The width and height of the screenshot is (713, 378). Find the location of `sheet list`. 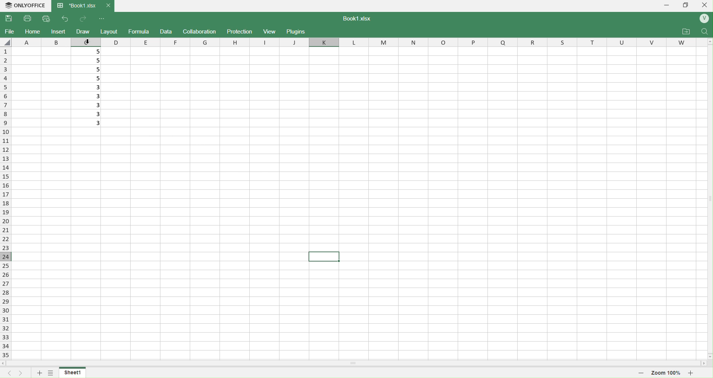

sheet list is located at coordinates (52, 372).